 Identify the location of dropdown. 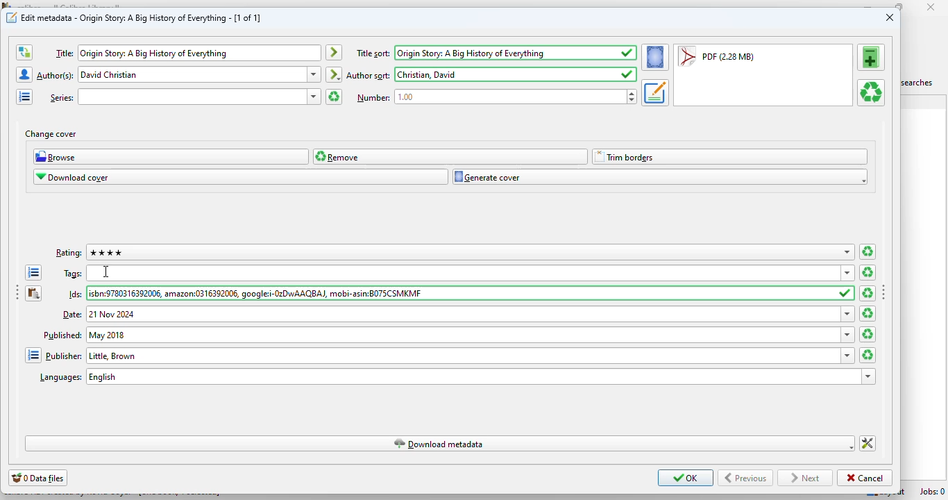
(848, 273).